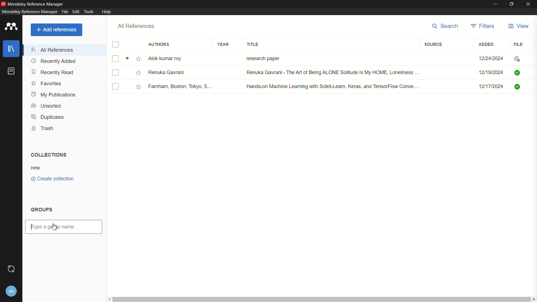 The image size is (537, 302). I want to click on file menu, so click(64, 11).